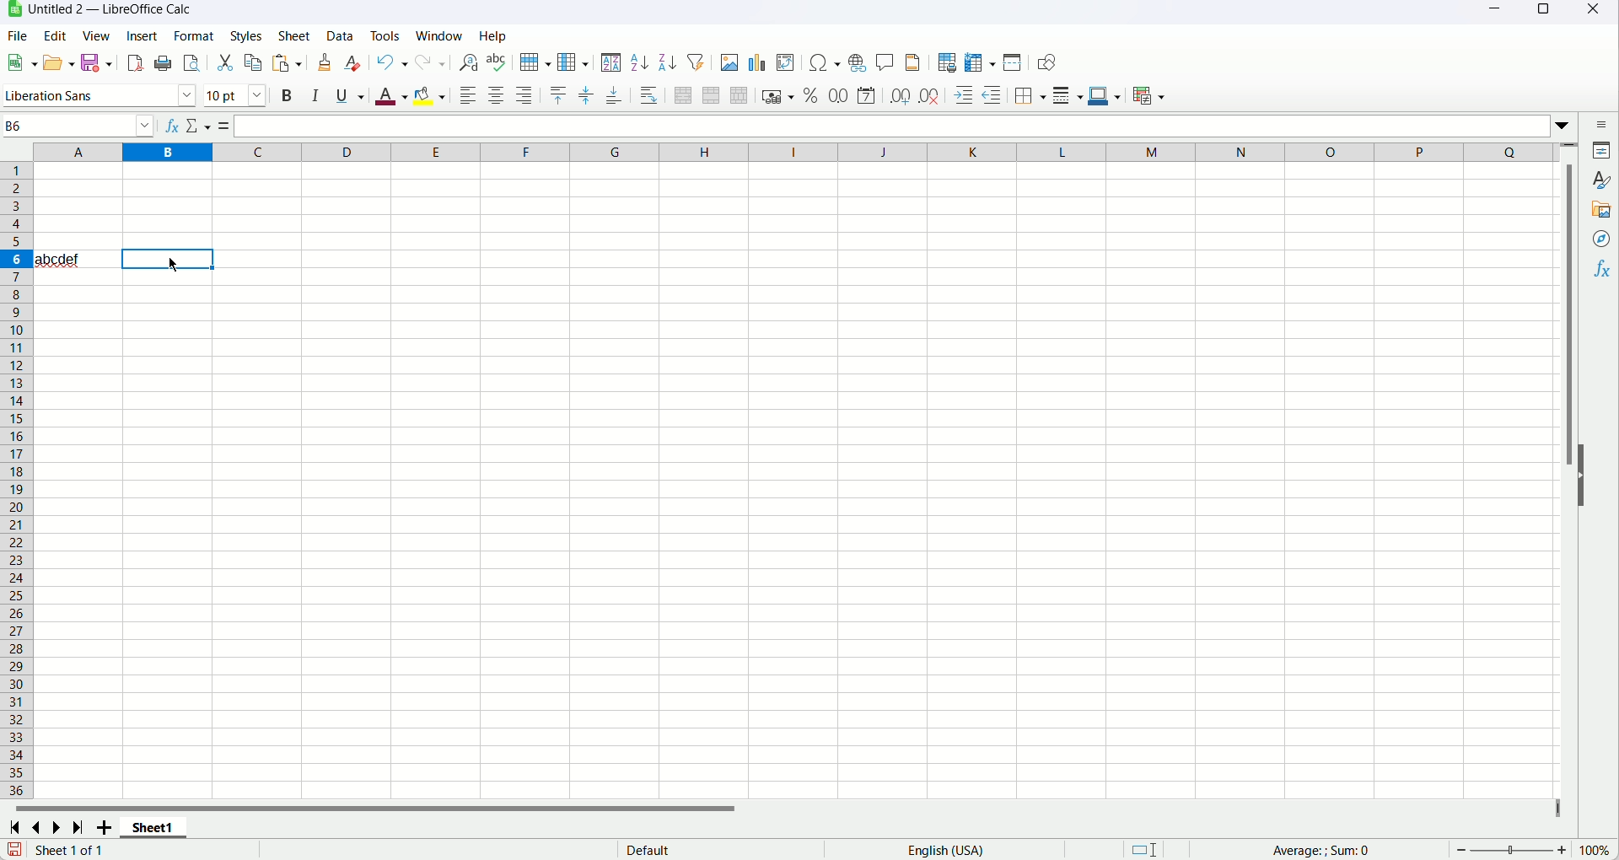 The height and width of the screenshot is (860, 1619). Describe the element at coordinates (79, 126) in the screenshot. I see `active cell B6` at that location.